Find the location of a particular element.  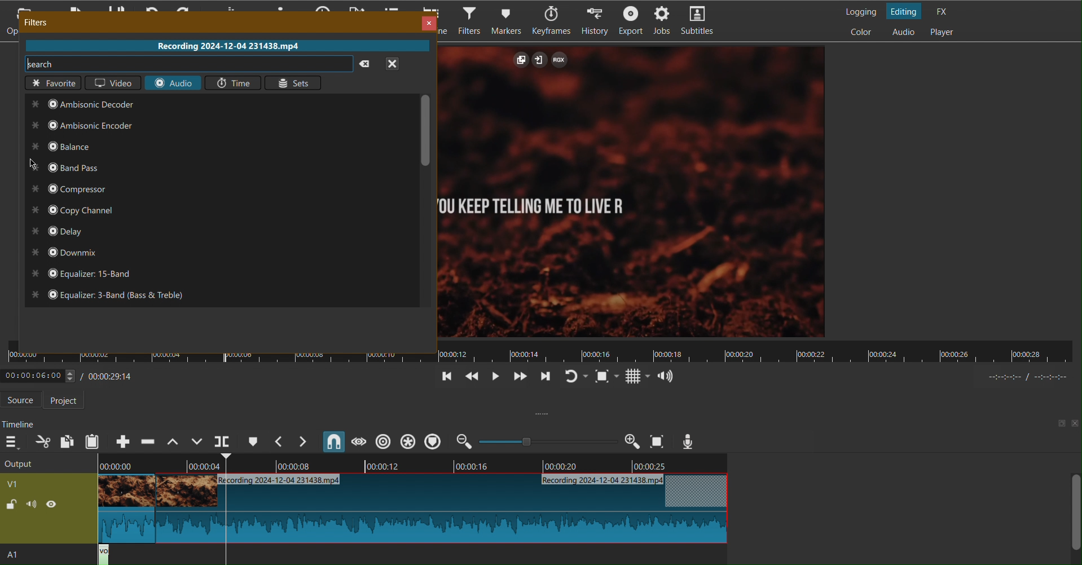

Ripple is located at coordinates (407, 441).